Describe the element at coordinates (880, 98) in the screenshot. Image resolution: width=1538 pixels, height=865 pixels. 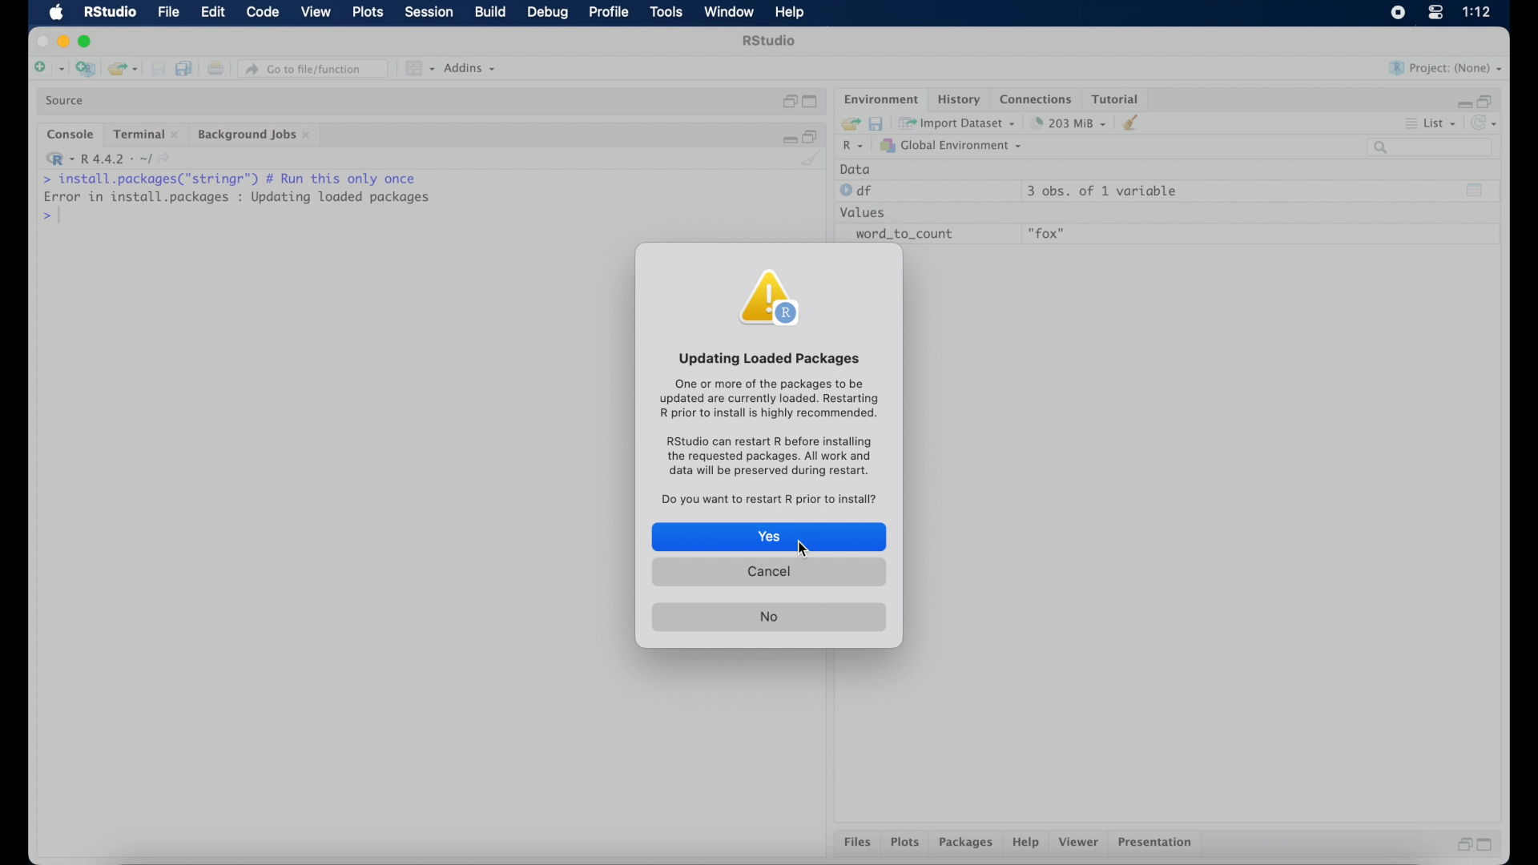
I see `environment` at that location.